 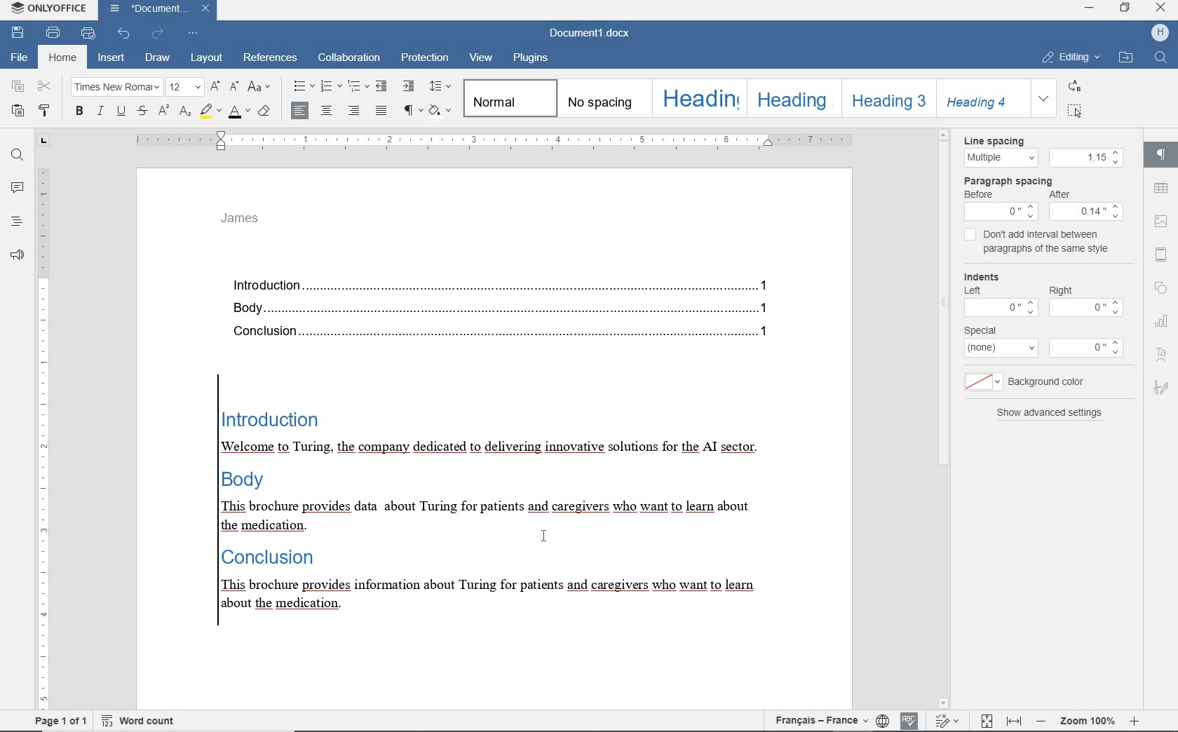 What do you see at coordinates (1160, 32) in the screenshot?
I see `icon` at bounding box center [1160, 32].